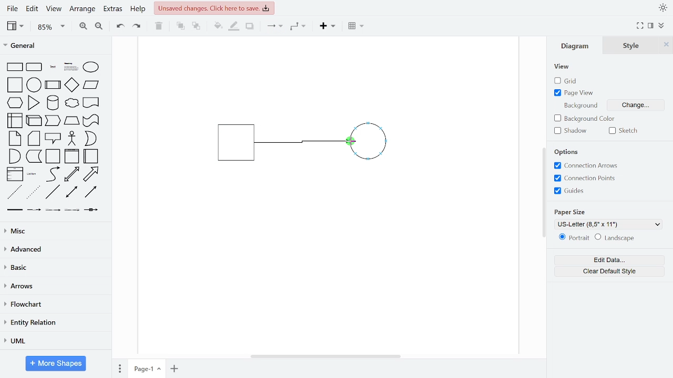 The image size is (673, 378). I want to click on connector, so click(274, 27).